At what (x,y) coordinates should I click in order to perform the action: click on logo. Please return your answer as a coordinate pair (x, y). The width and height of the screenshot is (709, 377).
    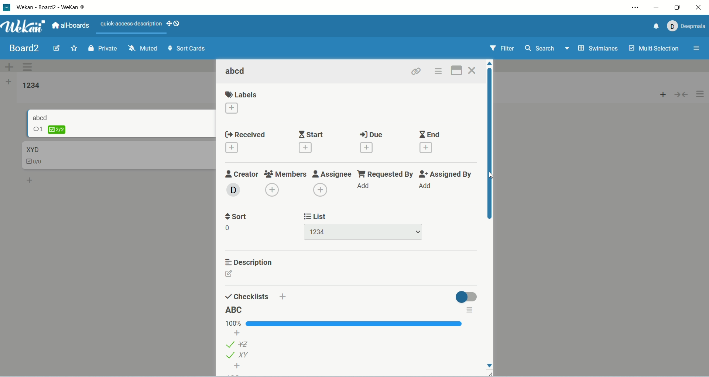
    Looking at the image, I should click on (6, 8).